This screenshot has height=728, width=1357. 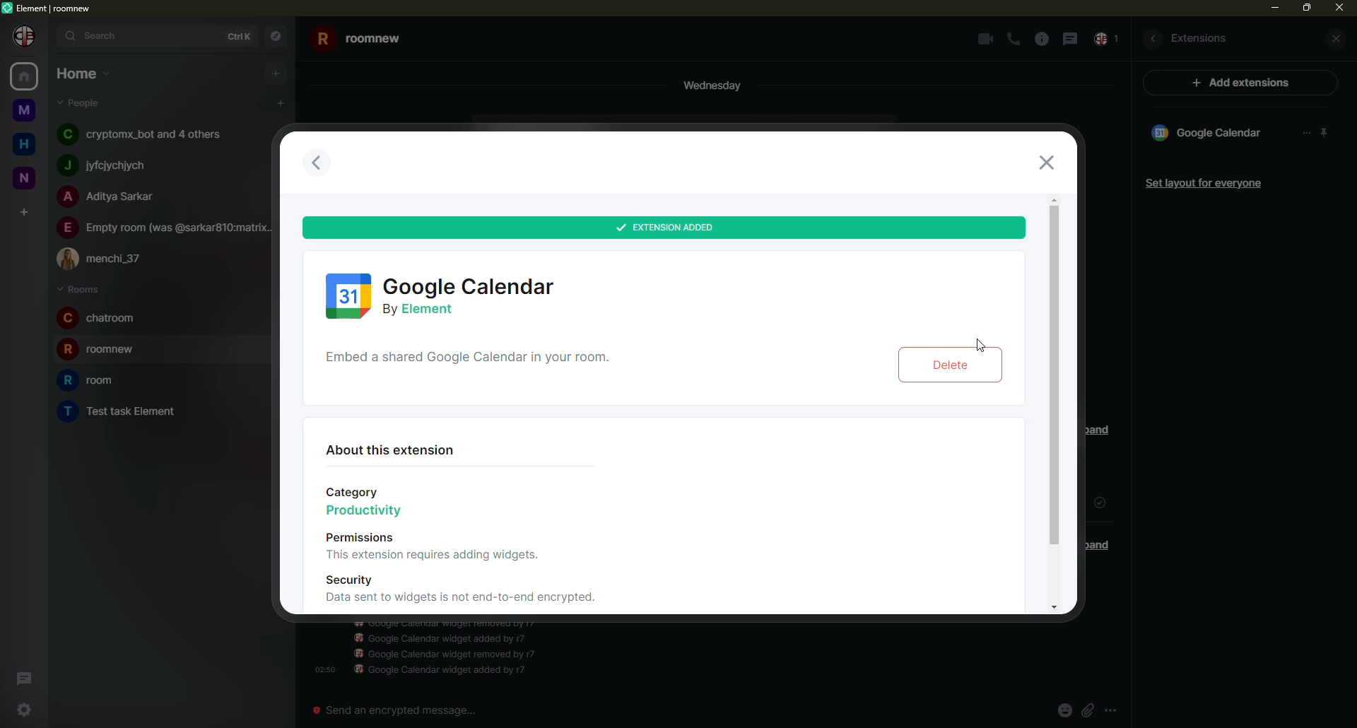 What do you see at coordinates (24, 212) in the screenshot?
I see `add` at bounding box center [24, 212].